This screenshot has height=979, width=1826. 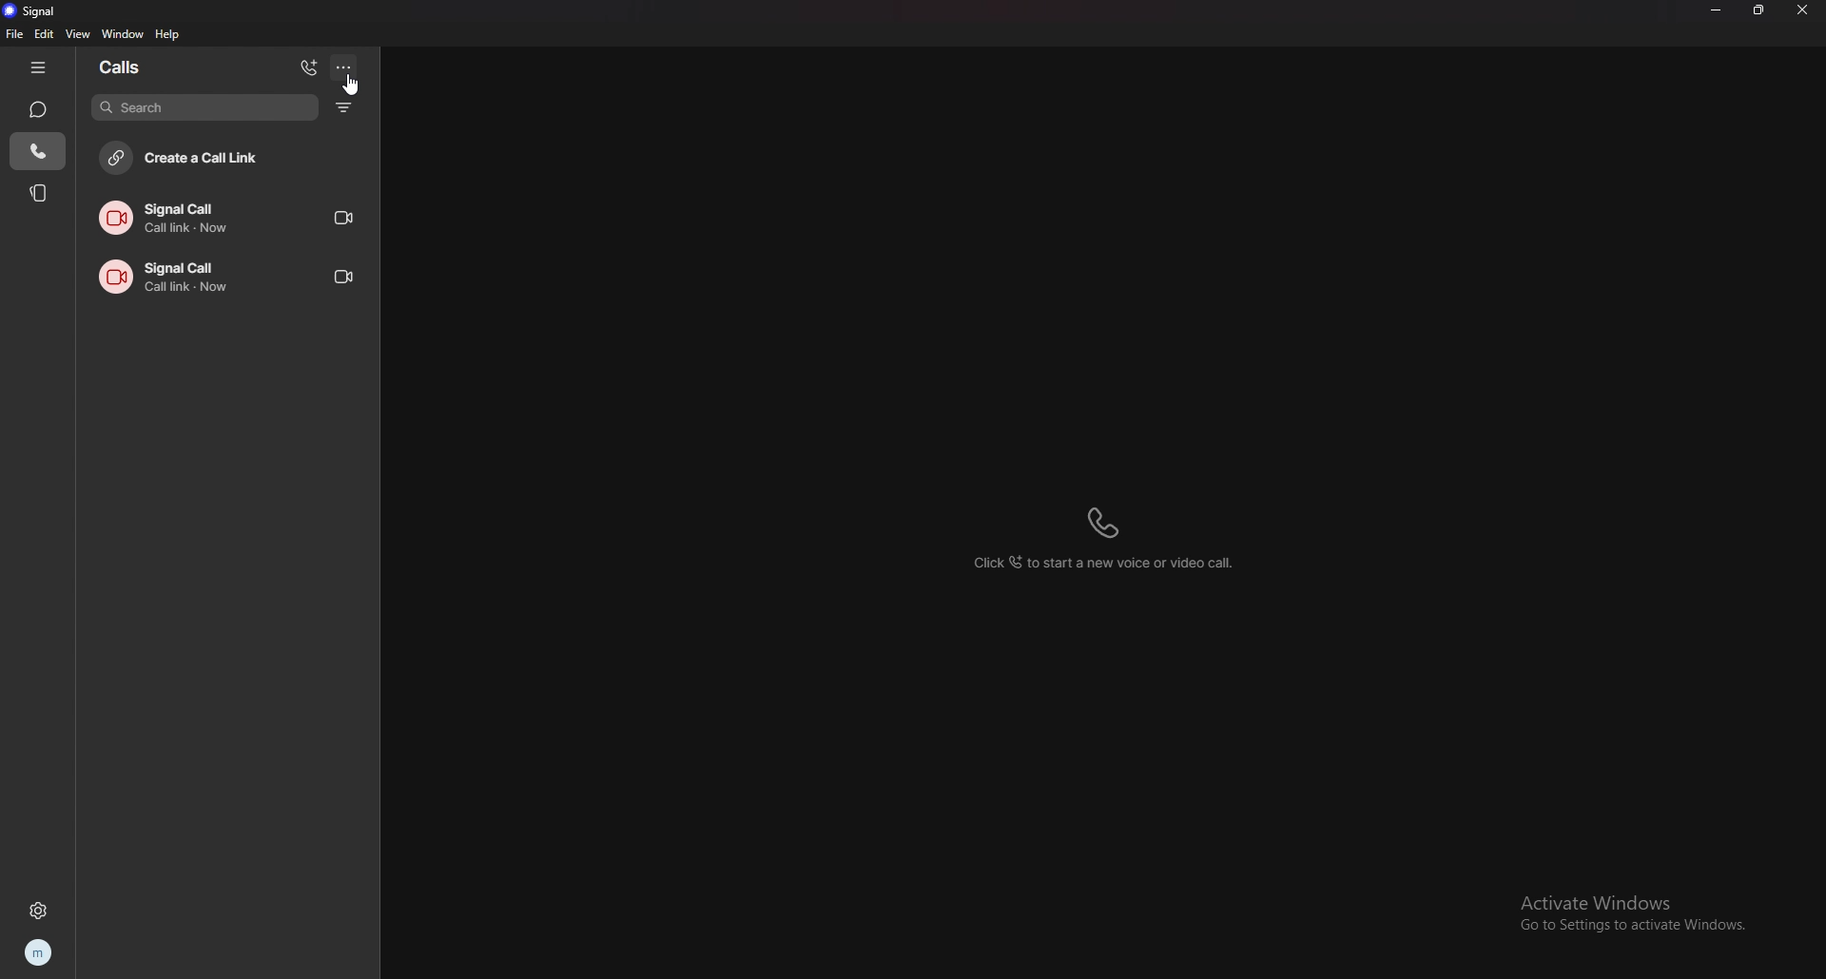 What do you see at coordinates (1804, 10) in the screenshot?
I see `close` at bounding box center [1804, 10].